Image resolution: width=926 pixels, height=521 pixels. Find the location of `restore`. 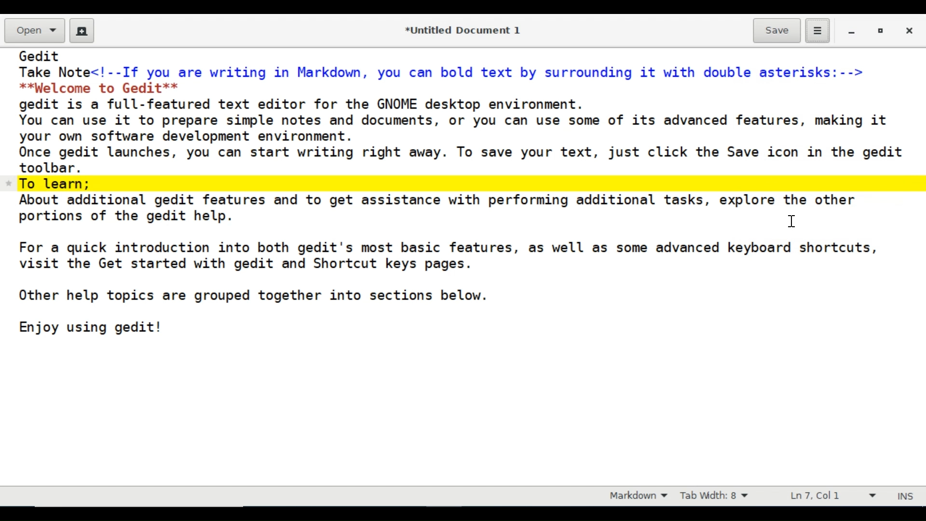

restore is located at coordinates (882, 32).